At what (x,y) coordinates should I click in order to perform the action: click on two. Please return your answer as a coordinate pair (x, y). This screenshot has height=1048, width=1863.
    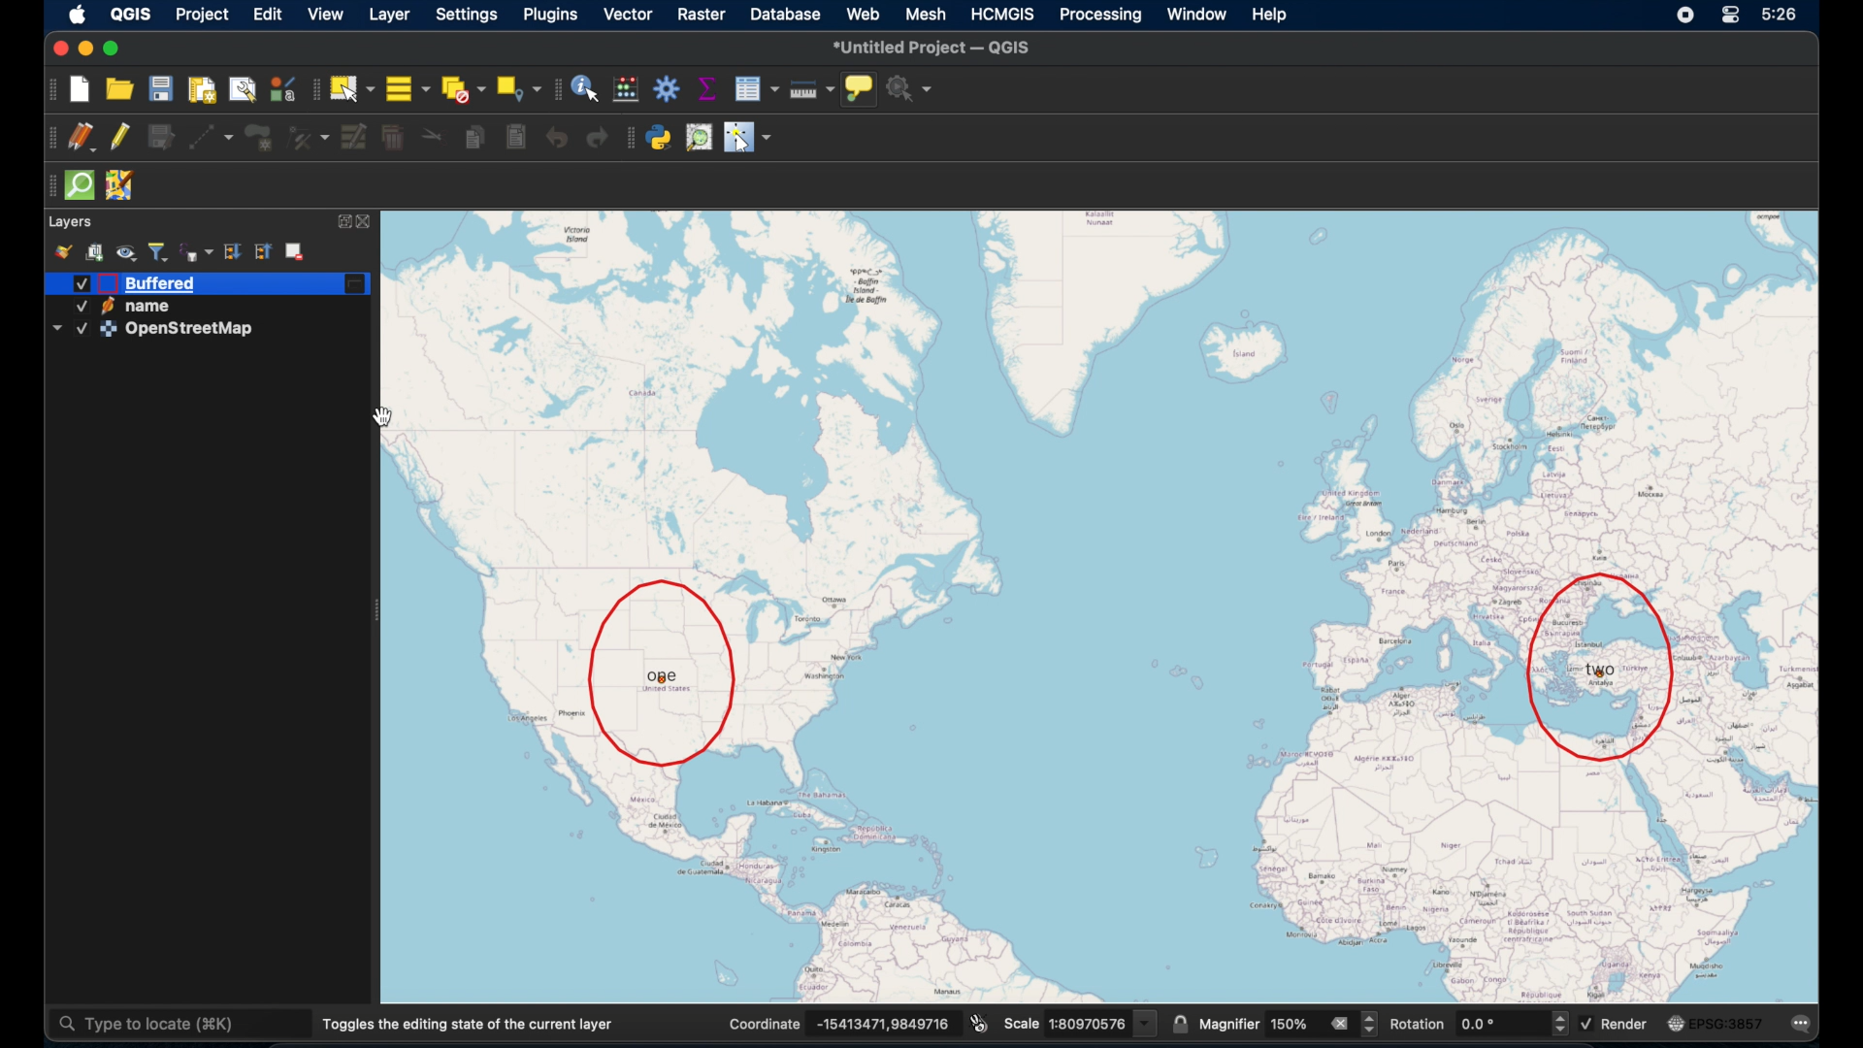
    Looking at the image, I should click on (1598, 668).